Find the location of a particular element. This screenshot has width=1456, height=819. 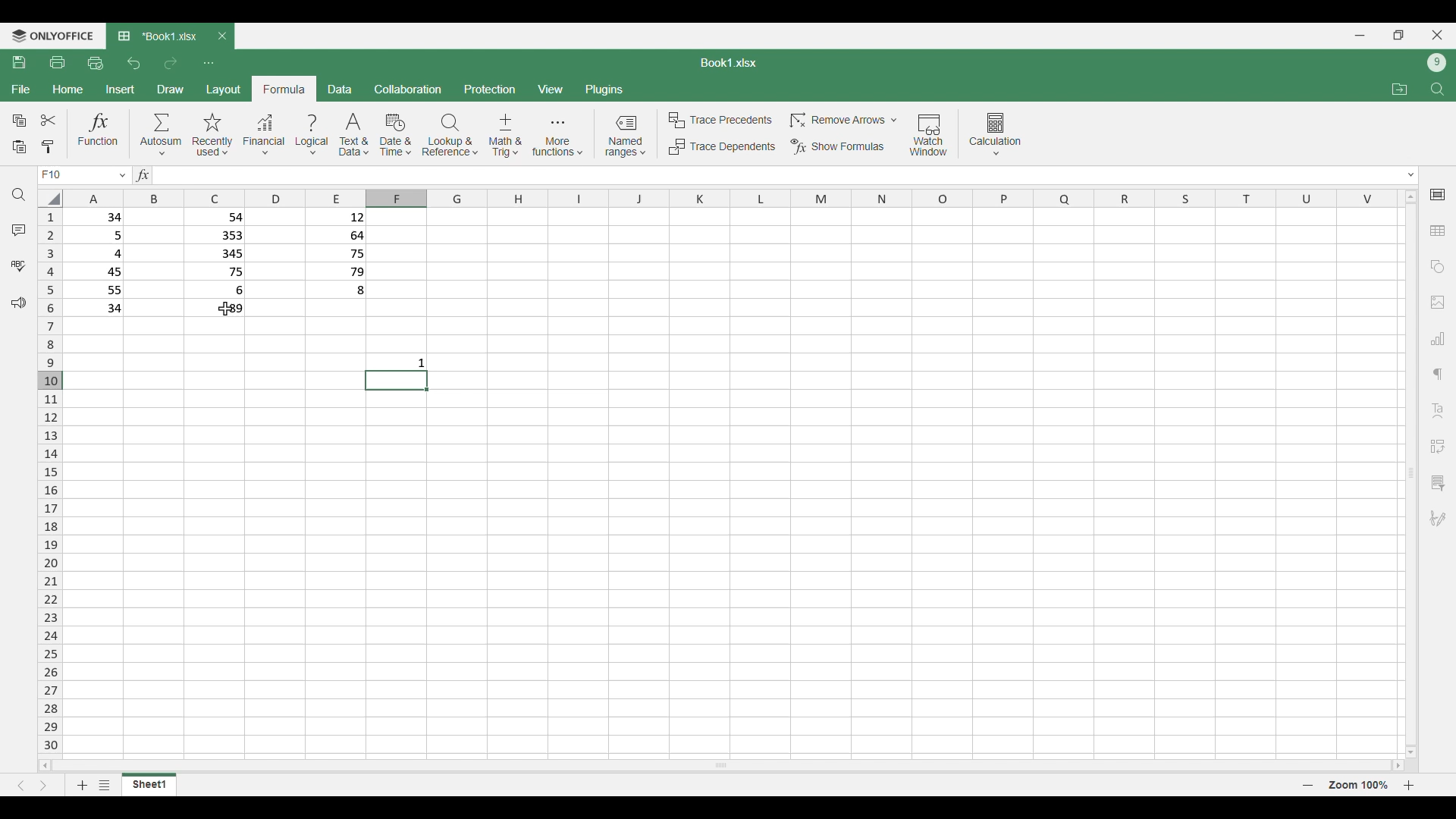

More functions is located at coordinates (557, 136).